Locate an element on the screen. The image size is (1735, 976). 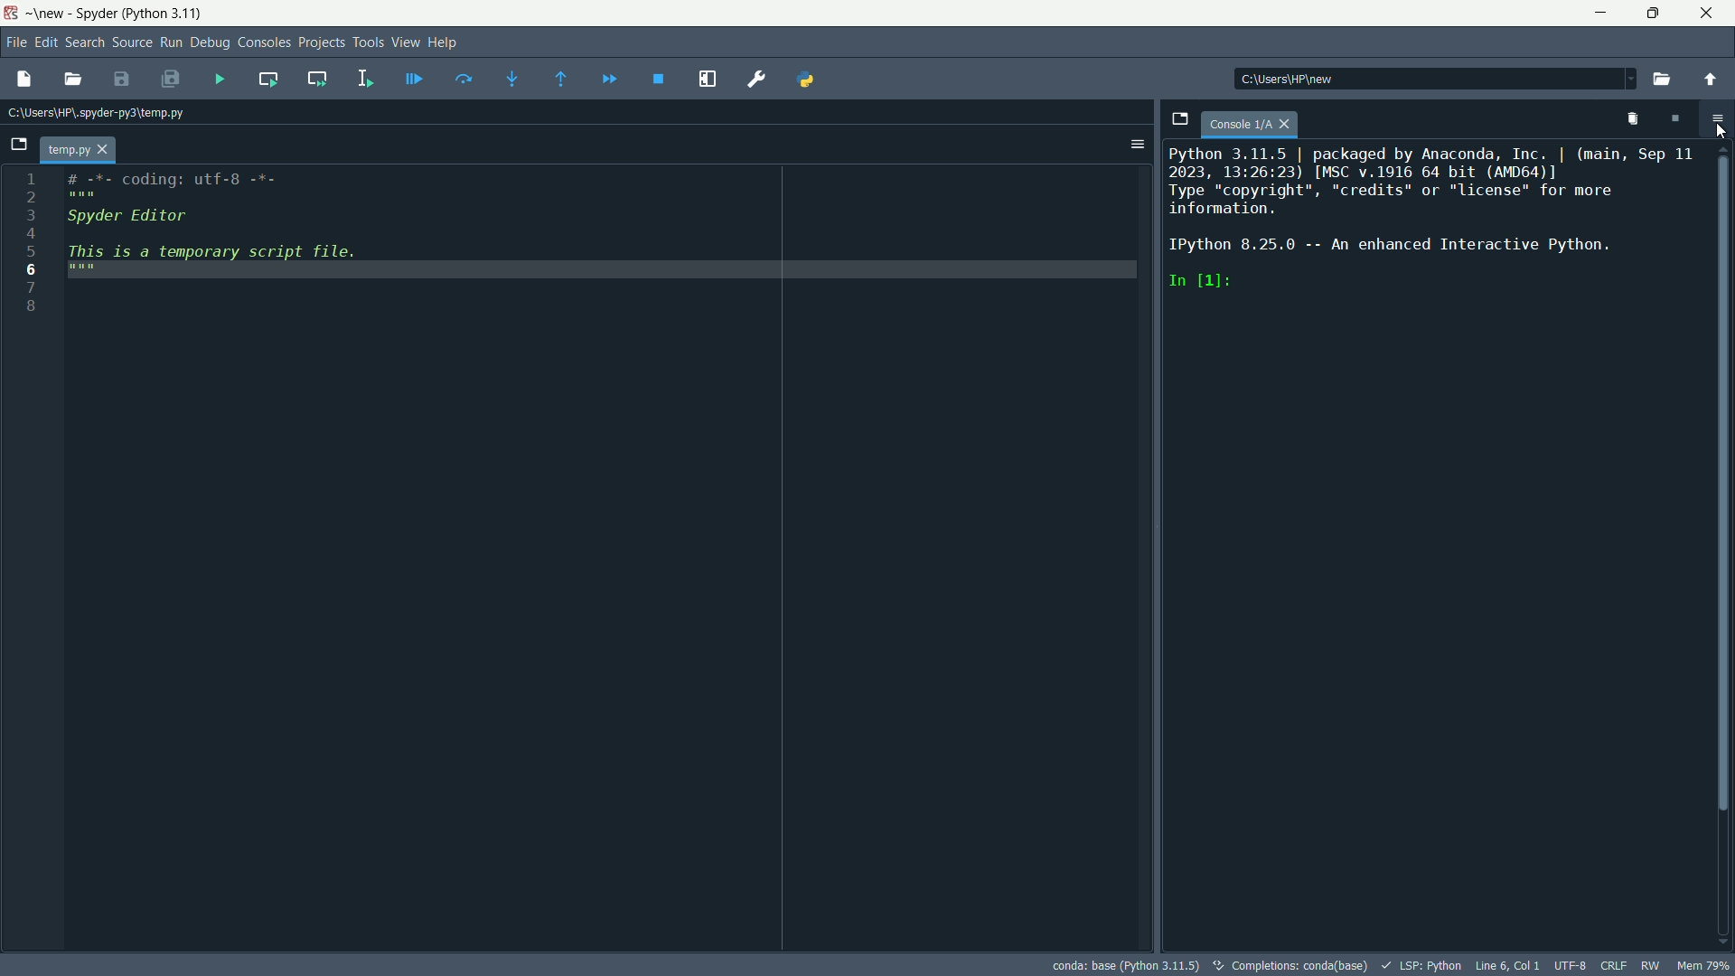
interrupt kernel is located at coordinates (1675, 120).